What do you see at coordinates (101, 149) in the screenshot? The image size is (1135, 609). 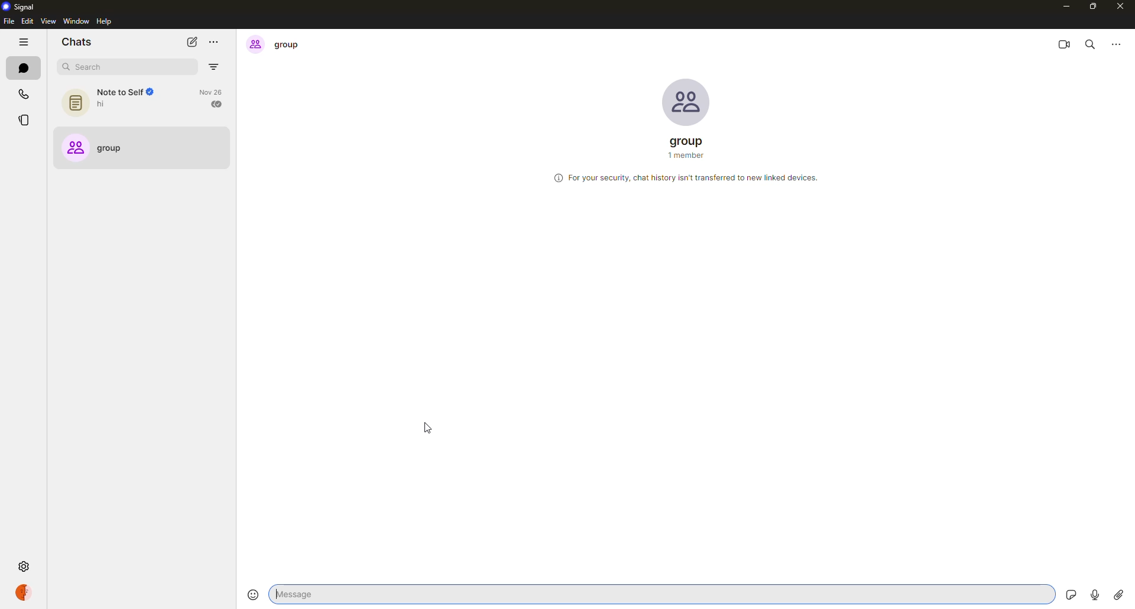 I see `group selected` at bounding box center [101, 149].